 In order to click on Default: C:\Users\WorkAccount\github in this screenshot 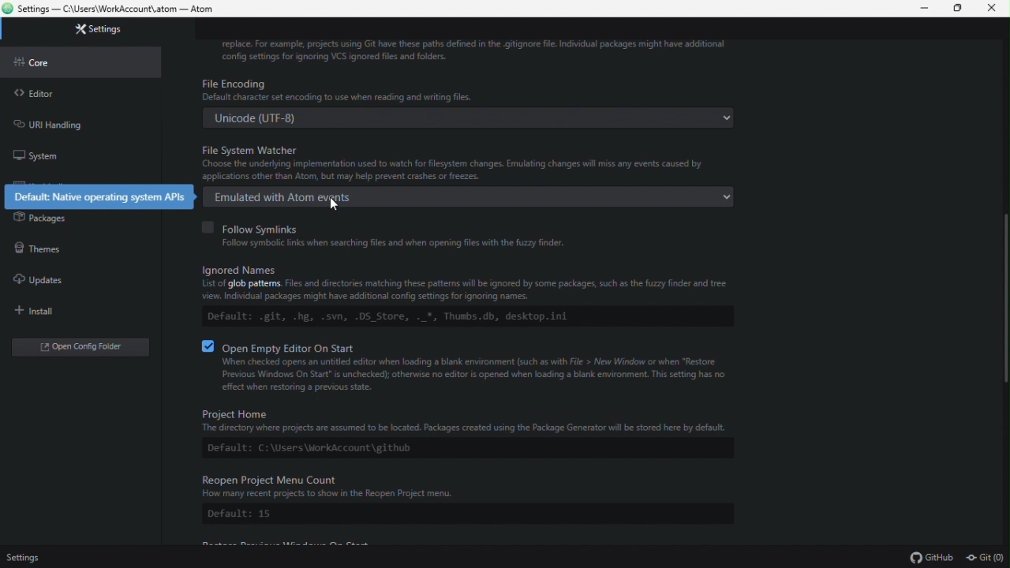, I will do `click(447, 447)`.